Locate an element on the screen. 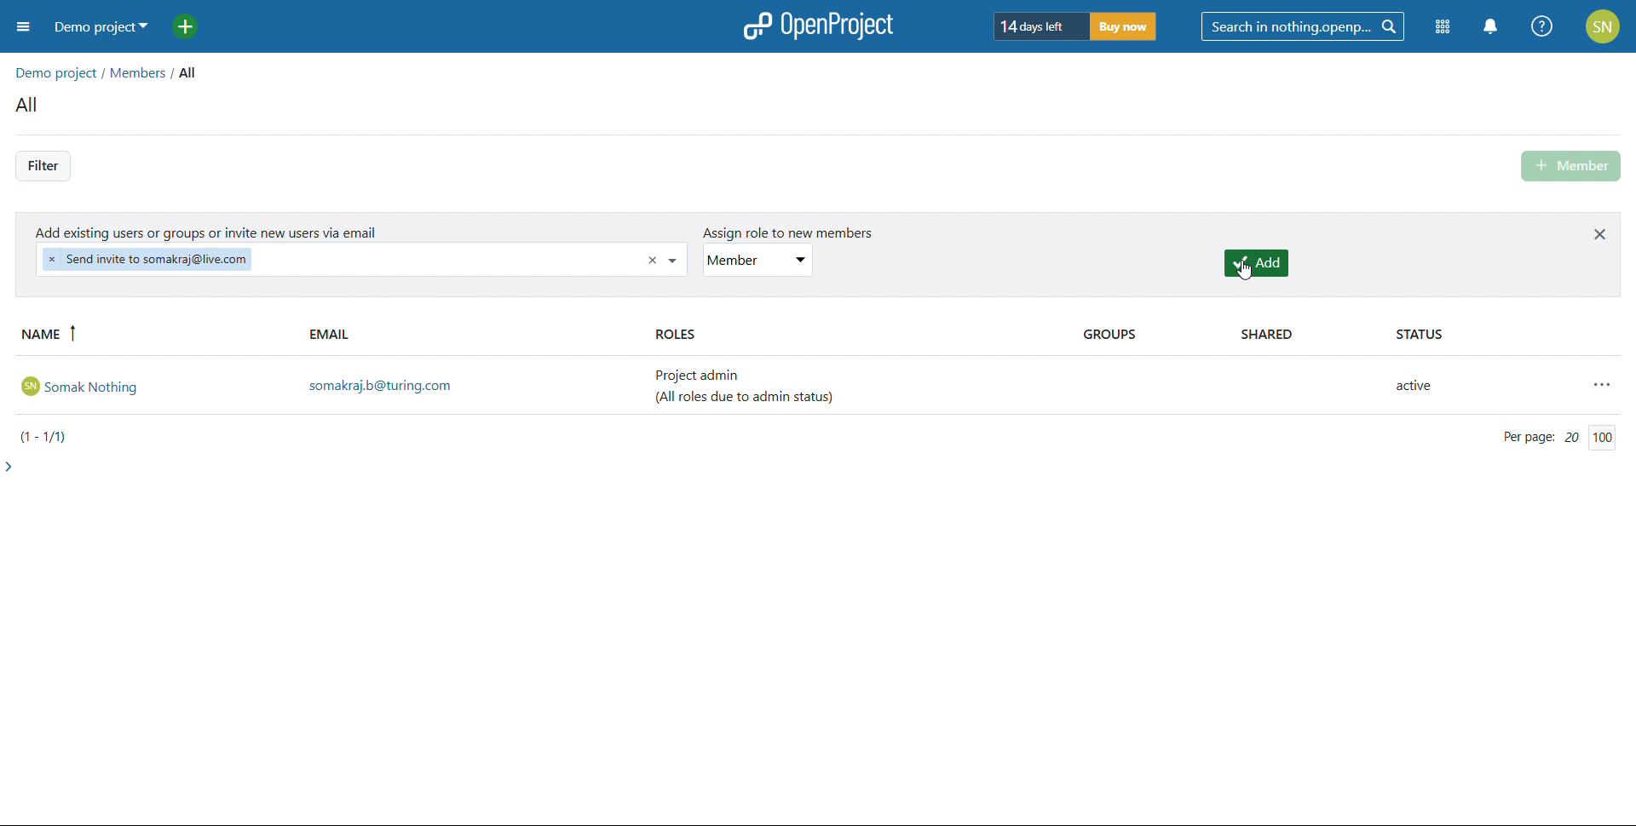  project admin (all roles due to admin status) is located at coordinates (753, 387).